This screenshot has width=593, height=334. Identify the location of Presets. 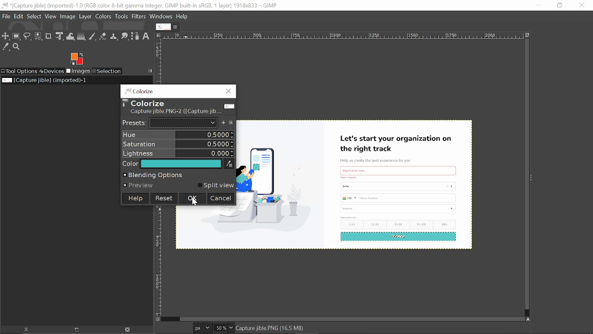
(170, 123).